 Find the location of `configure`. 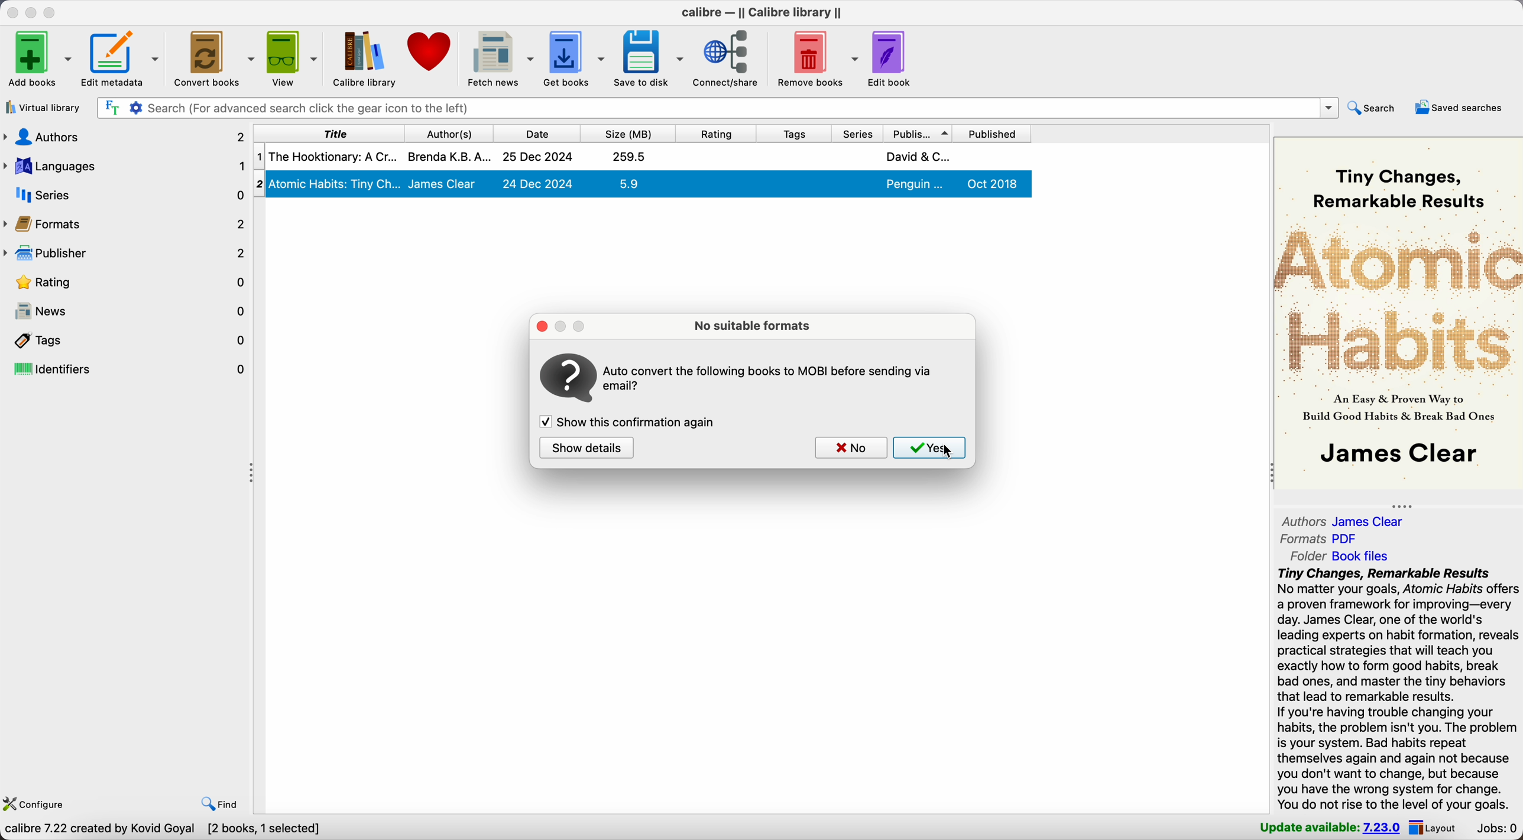

configure is located at coordinates (38, 803).